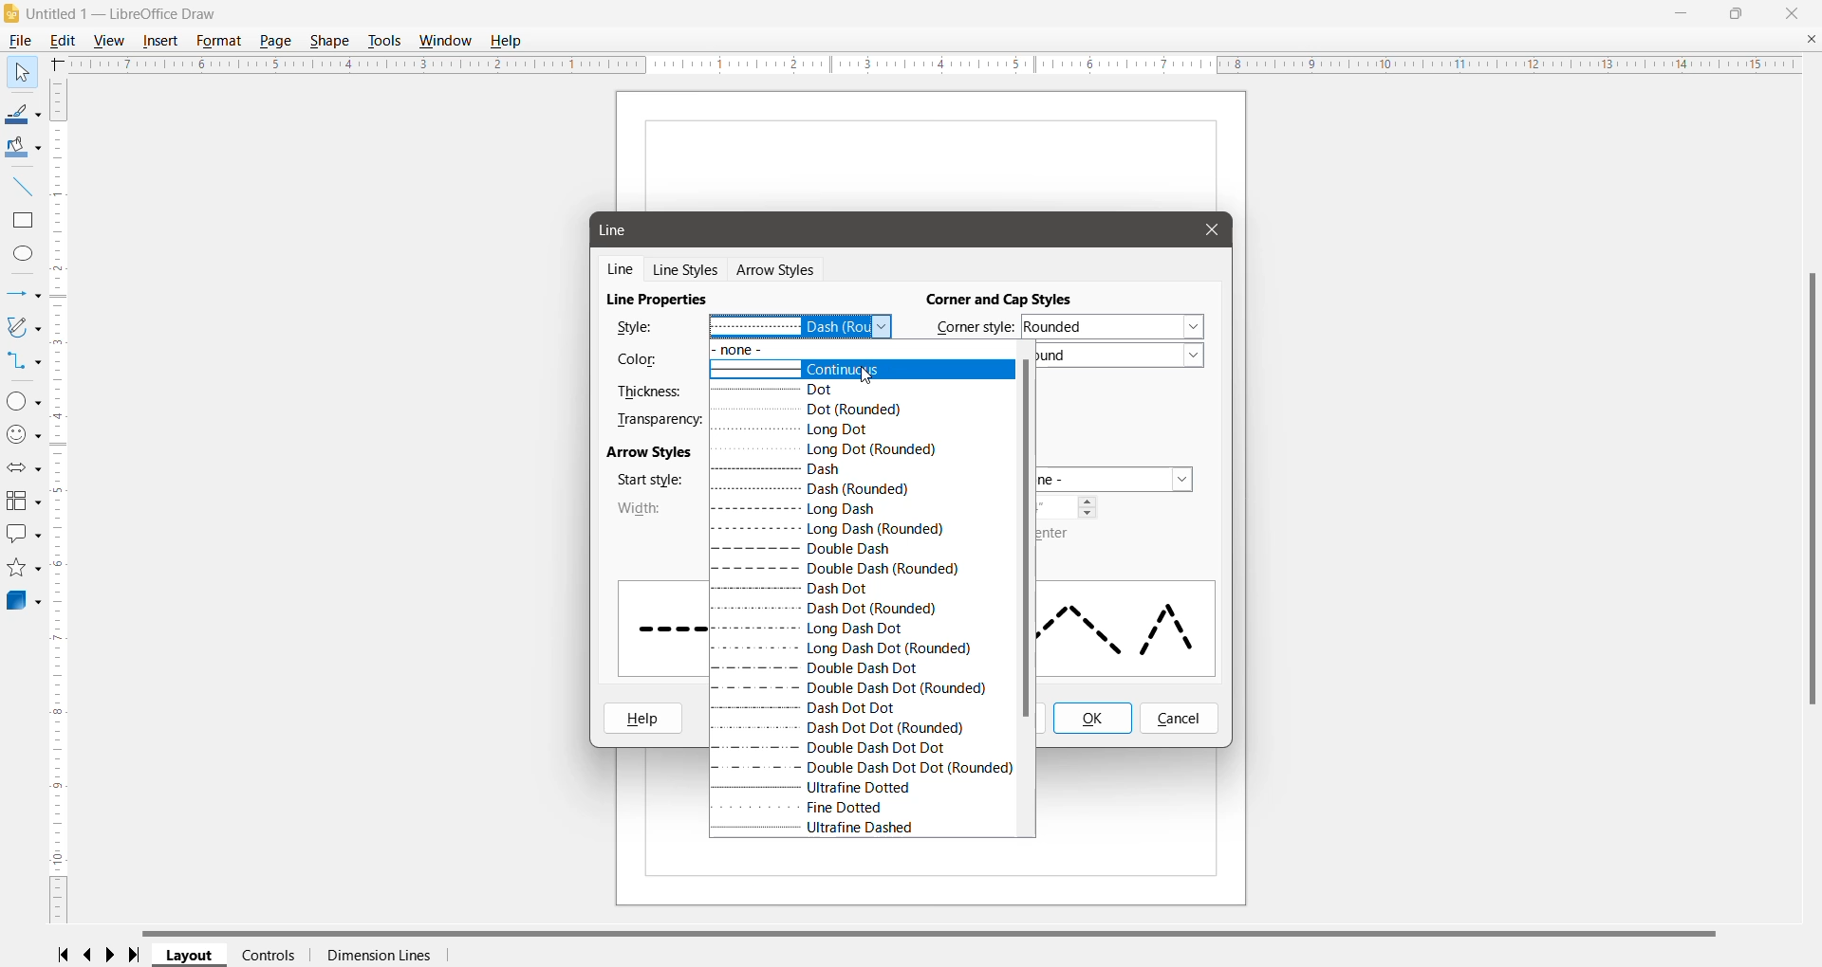 The height and width of the screenshot is (967, 1822). Describe the element at coordinates (508, 40) in the screenshot. I see `Help` at that location.